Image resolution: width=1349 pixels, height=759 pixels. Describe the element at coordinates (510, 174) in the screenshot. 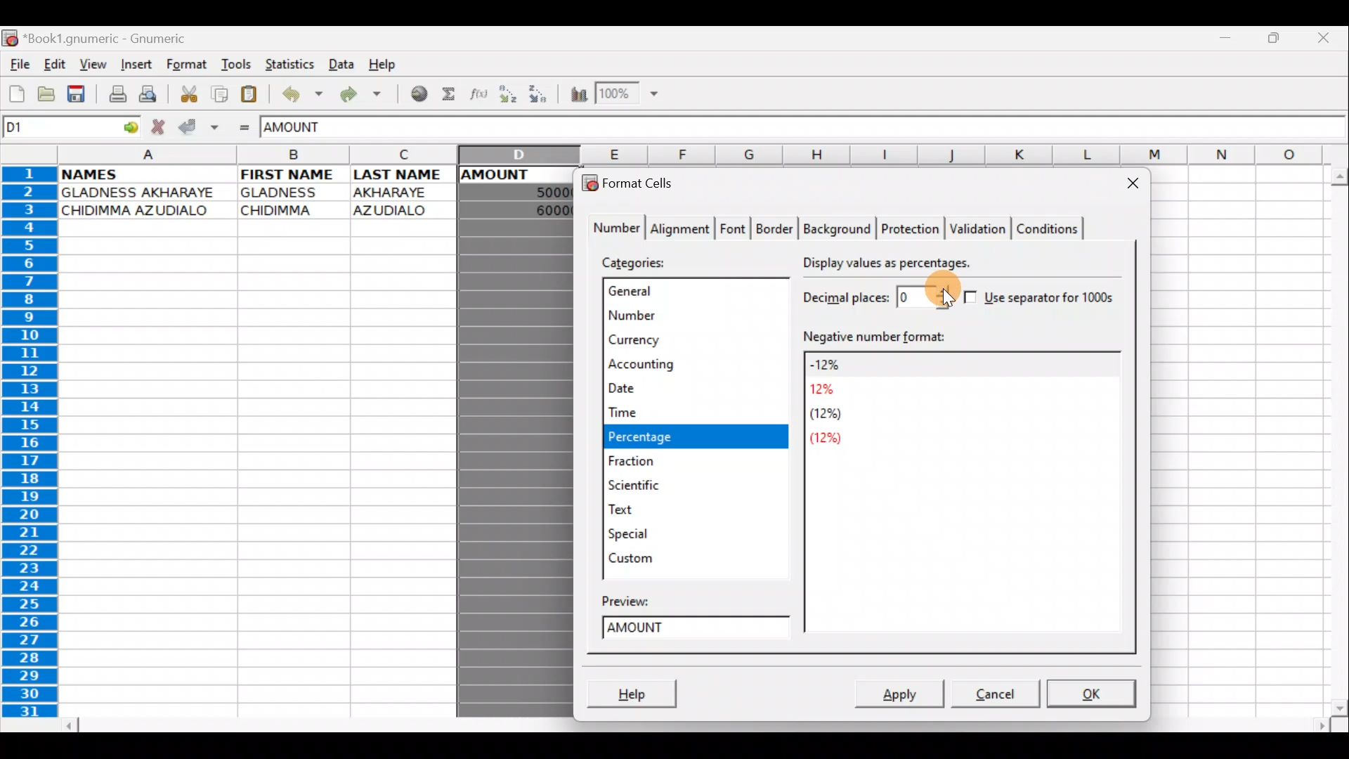

I see `AMOUNT` at that location.